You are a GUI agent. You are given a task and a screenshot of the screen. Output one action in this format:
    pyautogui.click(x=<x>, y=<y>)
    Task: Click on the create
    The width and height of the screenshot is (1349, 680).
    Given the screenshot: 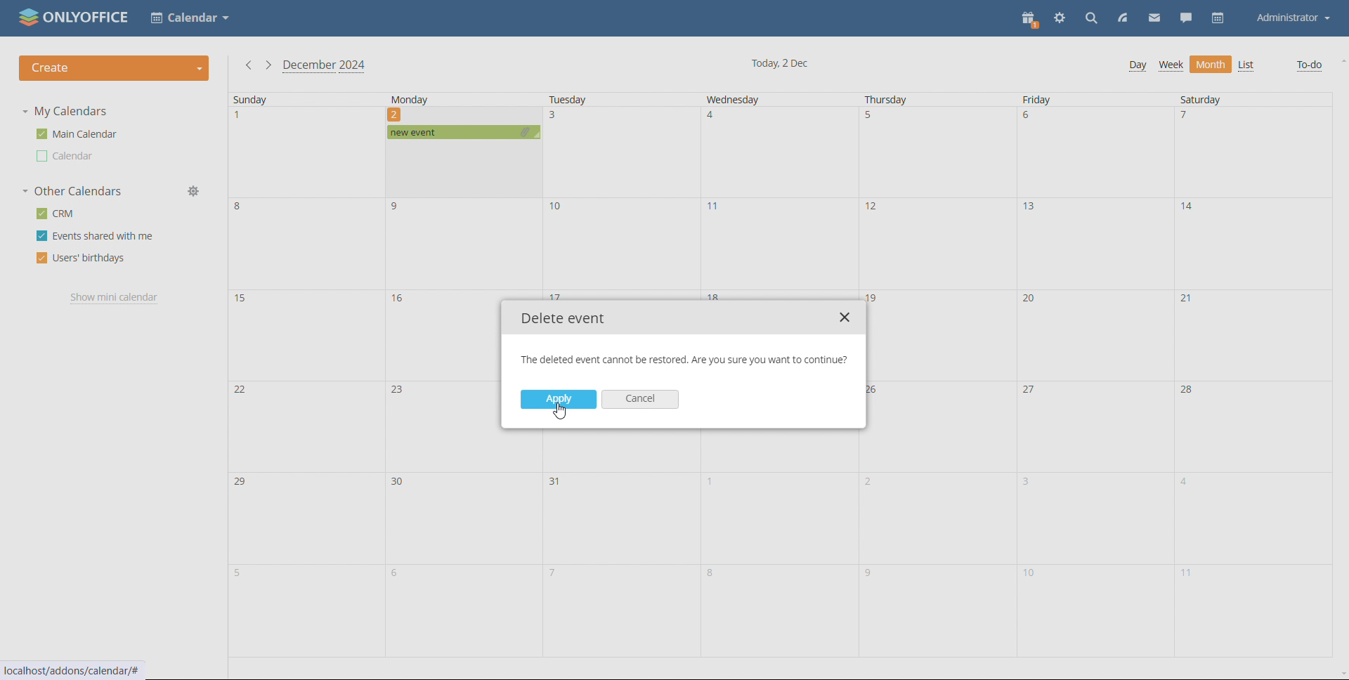 What is the action you would take?
    pyautogui.click(x=114, y=68)
    